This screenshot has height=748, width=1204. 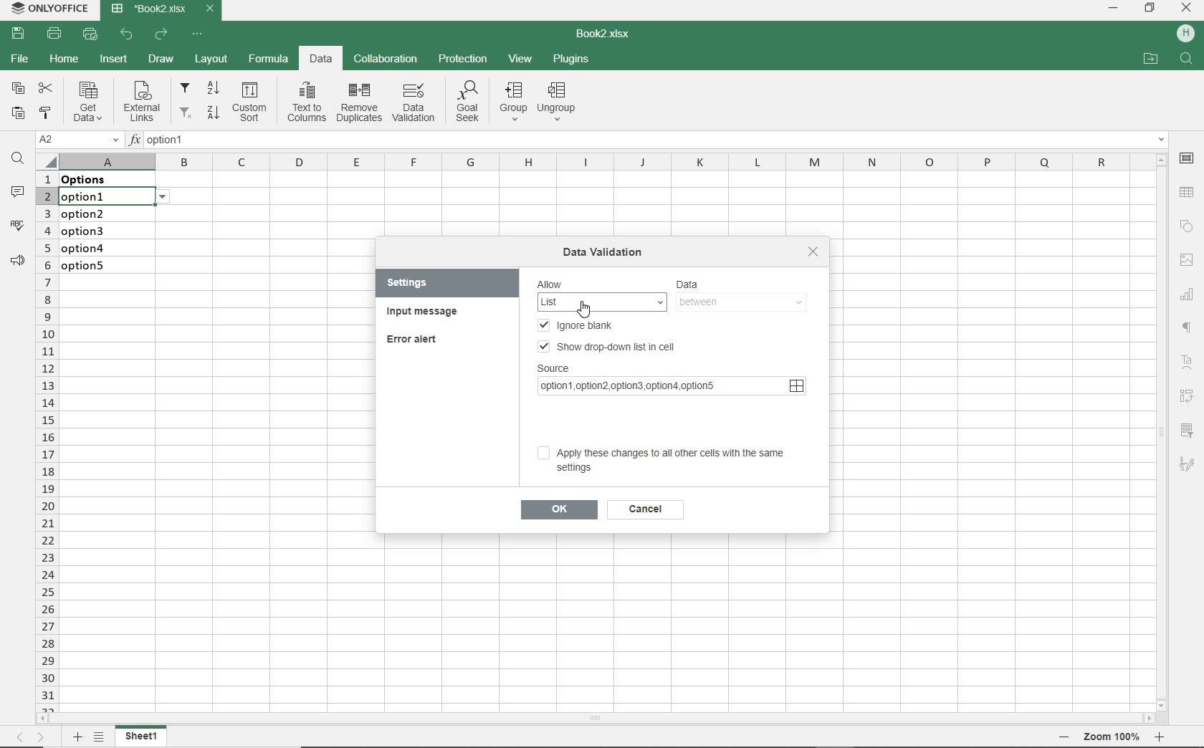 What do you see at coordinates (1188, 226) in the screenshot?
I see `SHAPE` at bounding box center [1188, 226].